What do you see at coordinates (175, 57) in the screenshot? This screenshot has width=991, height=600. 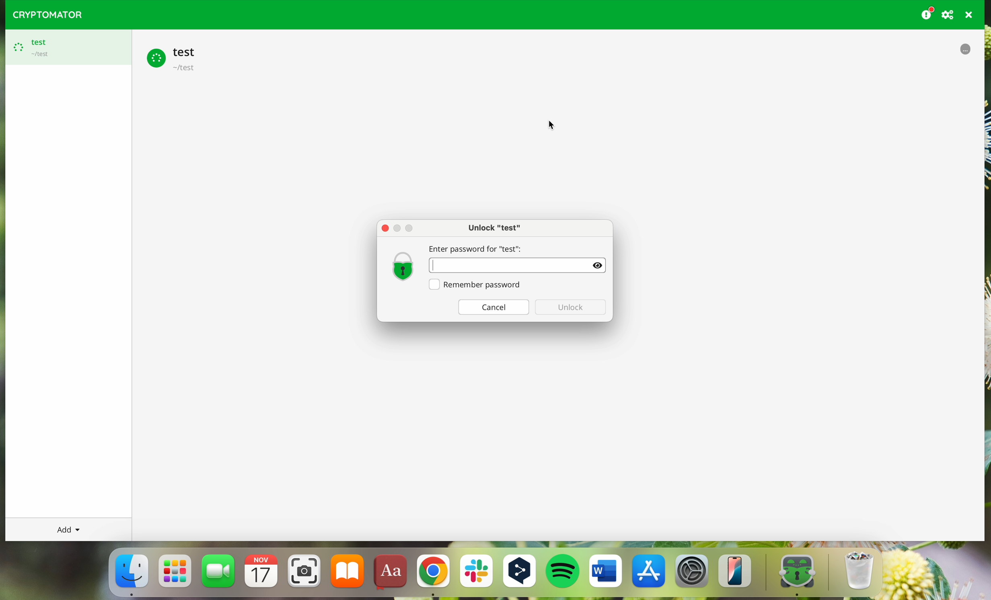 I see `test vault` at bounding box center [175, 57].